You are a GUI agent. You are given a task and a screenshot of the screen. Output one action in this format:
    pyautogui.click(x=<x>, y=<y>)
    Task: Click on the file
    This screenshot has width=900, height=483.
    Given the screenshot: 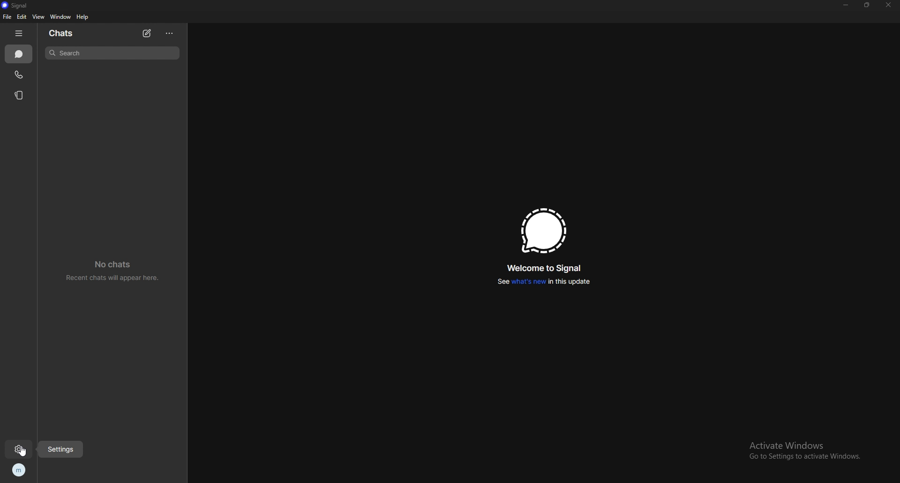 What is the action you would take?
    pyautogui.click(x=8, y=17)
    